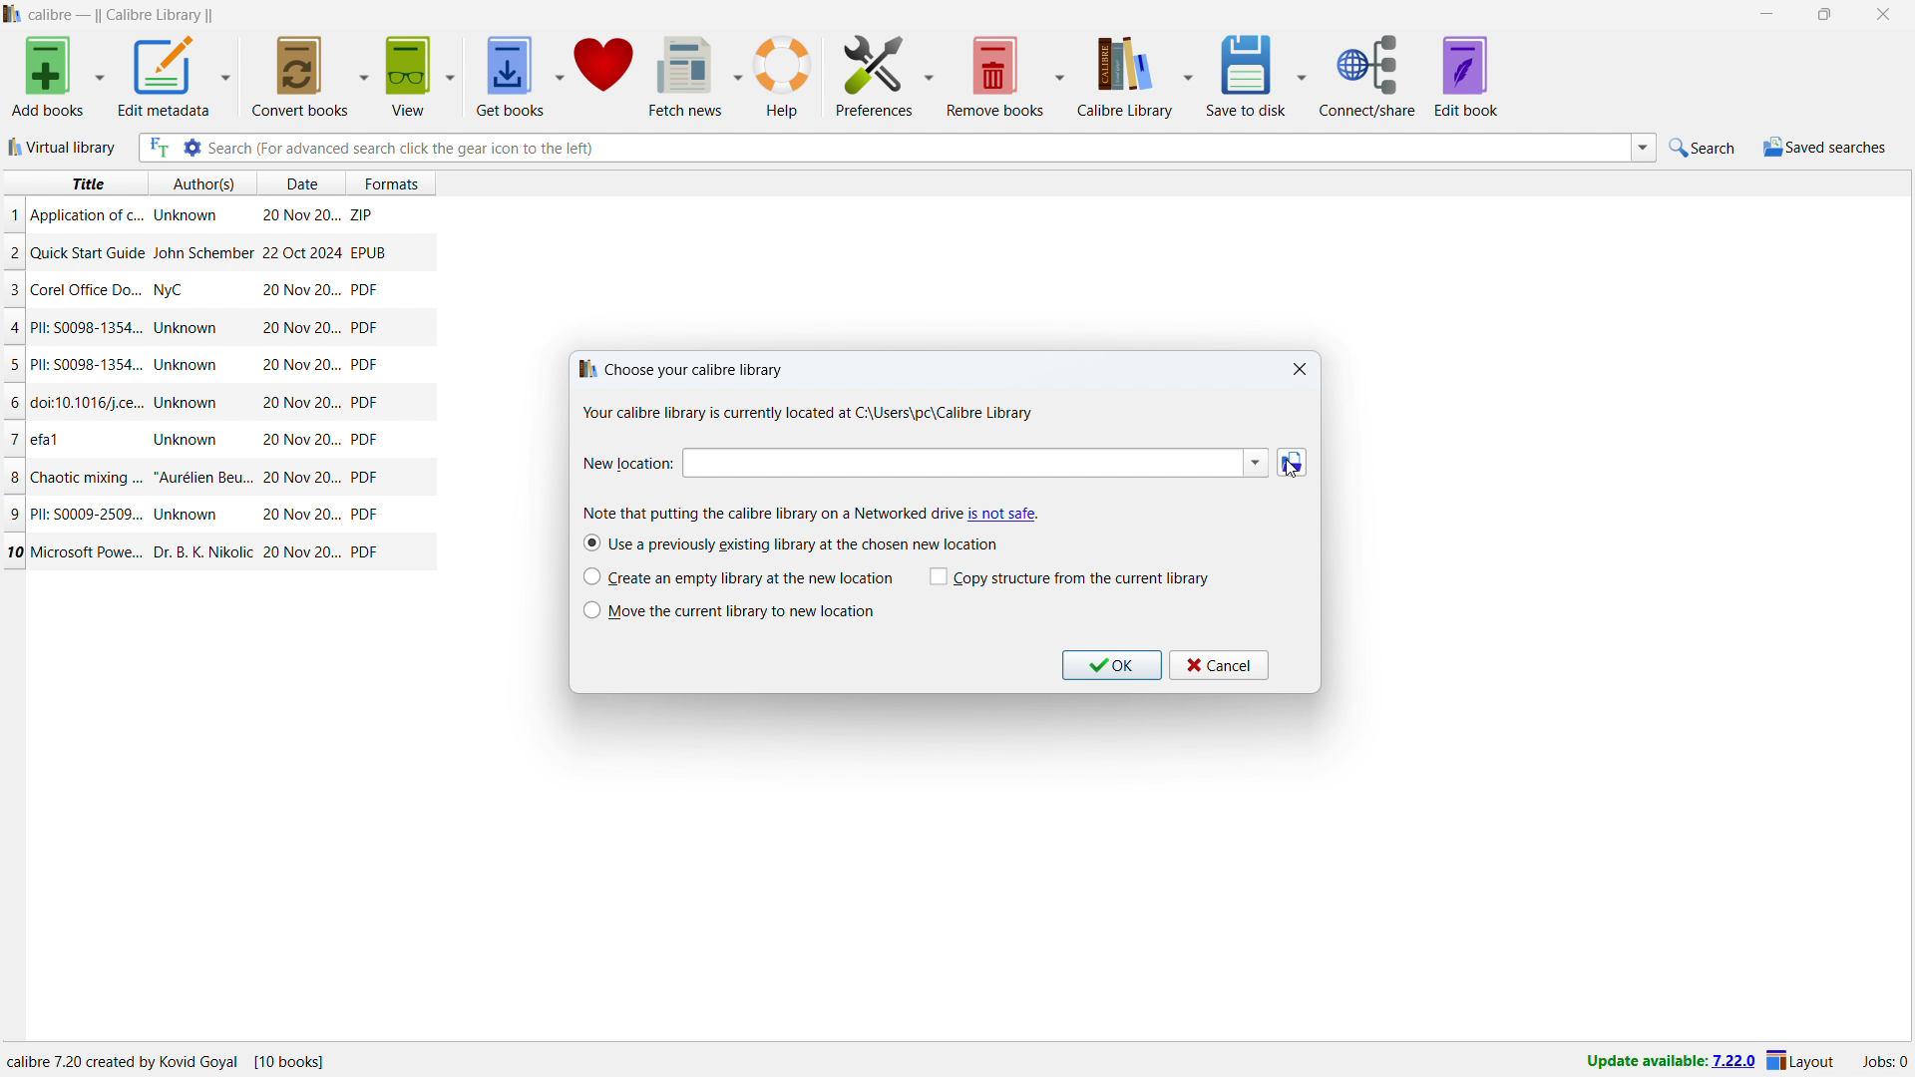 The image size is (1915, 1077). What do you see at coordinates (364, 515) in the screenshot?
I see `PDF` at bounding box center [364, 515].